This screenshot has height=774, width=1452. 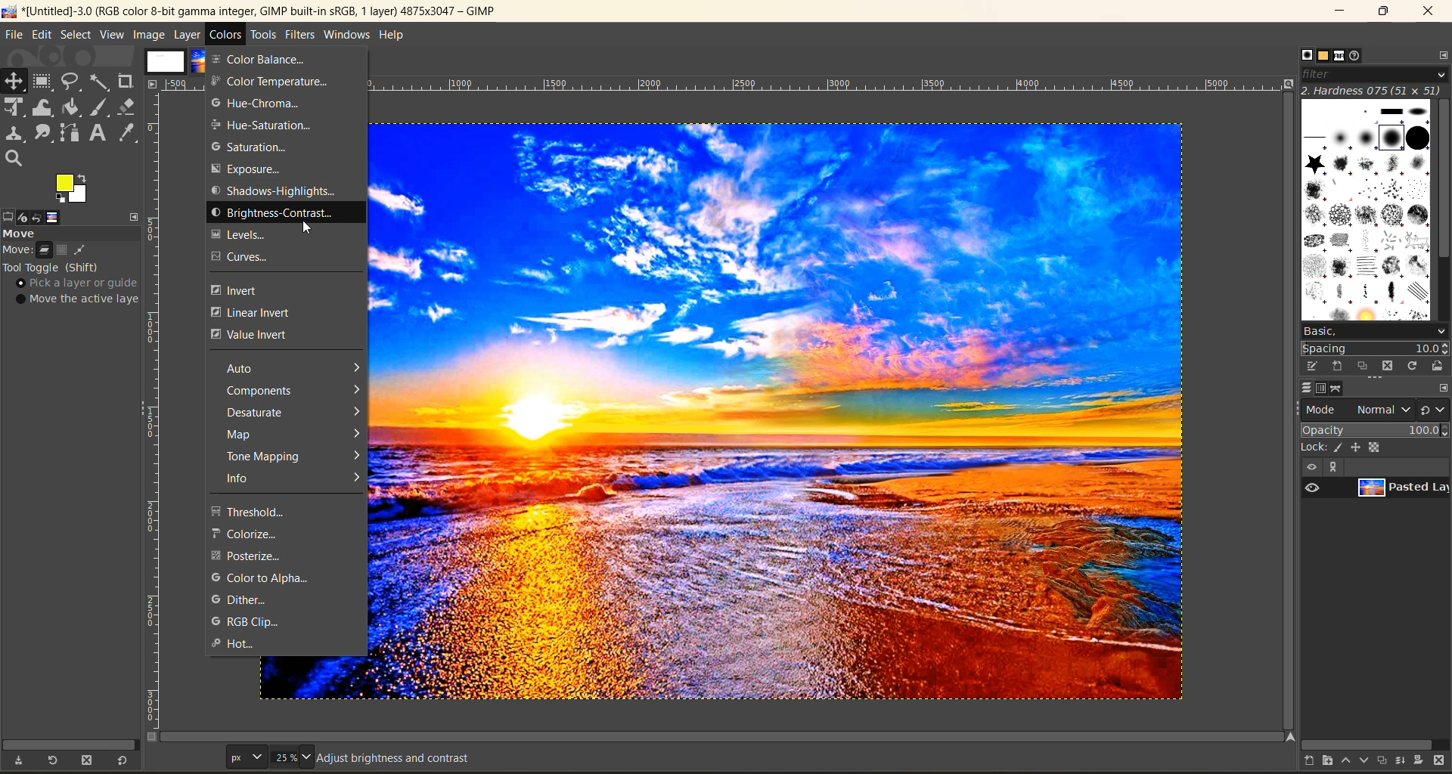 I want to click on posterize, so click(x=251, y=556).